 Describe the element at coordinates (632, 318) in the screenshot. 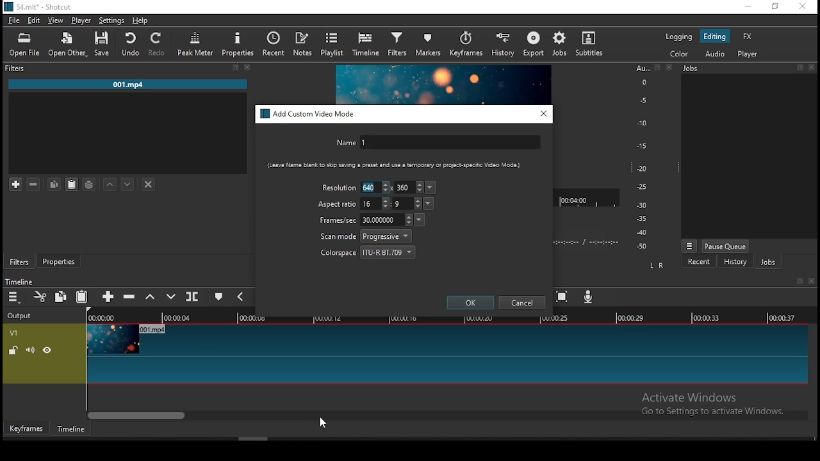

I see `00:00:29` at that location.